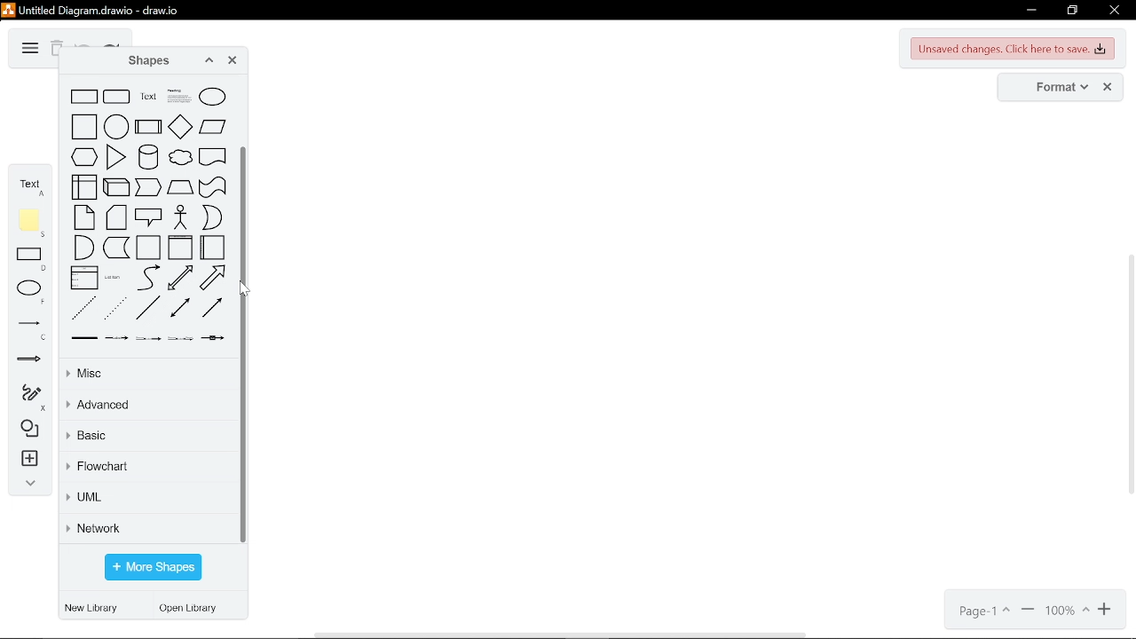 The image size is (1136, 639). I want to click on delete, so click(56, 50).